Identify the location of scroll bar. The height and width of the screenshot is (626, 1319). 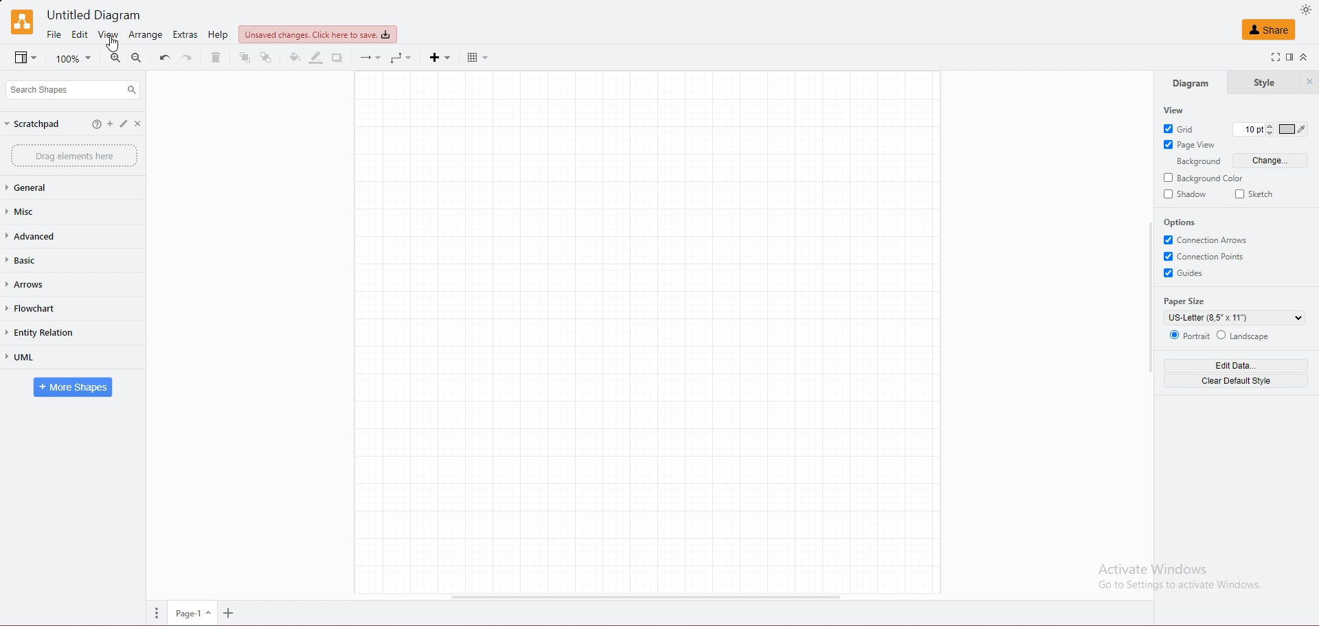
(1149, 299).